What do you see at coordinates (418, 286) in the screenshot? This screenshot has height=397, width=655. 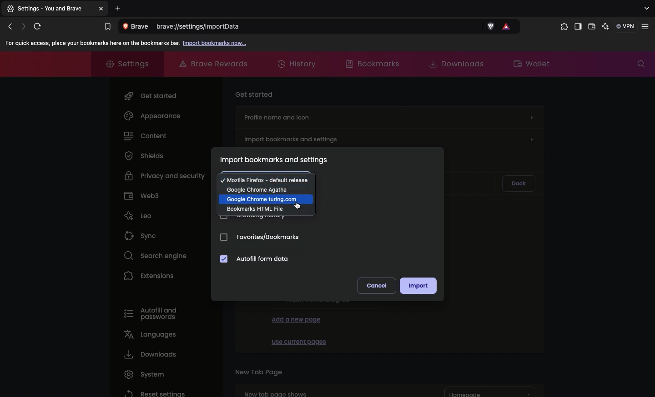 I see `Import` at bounding box center [418, 286].